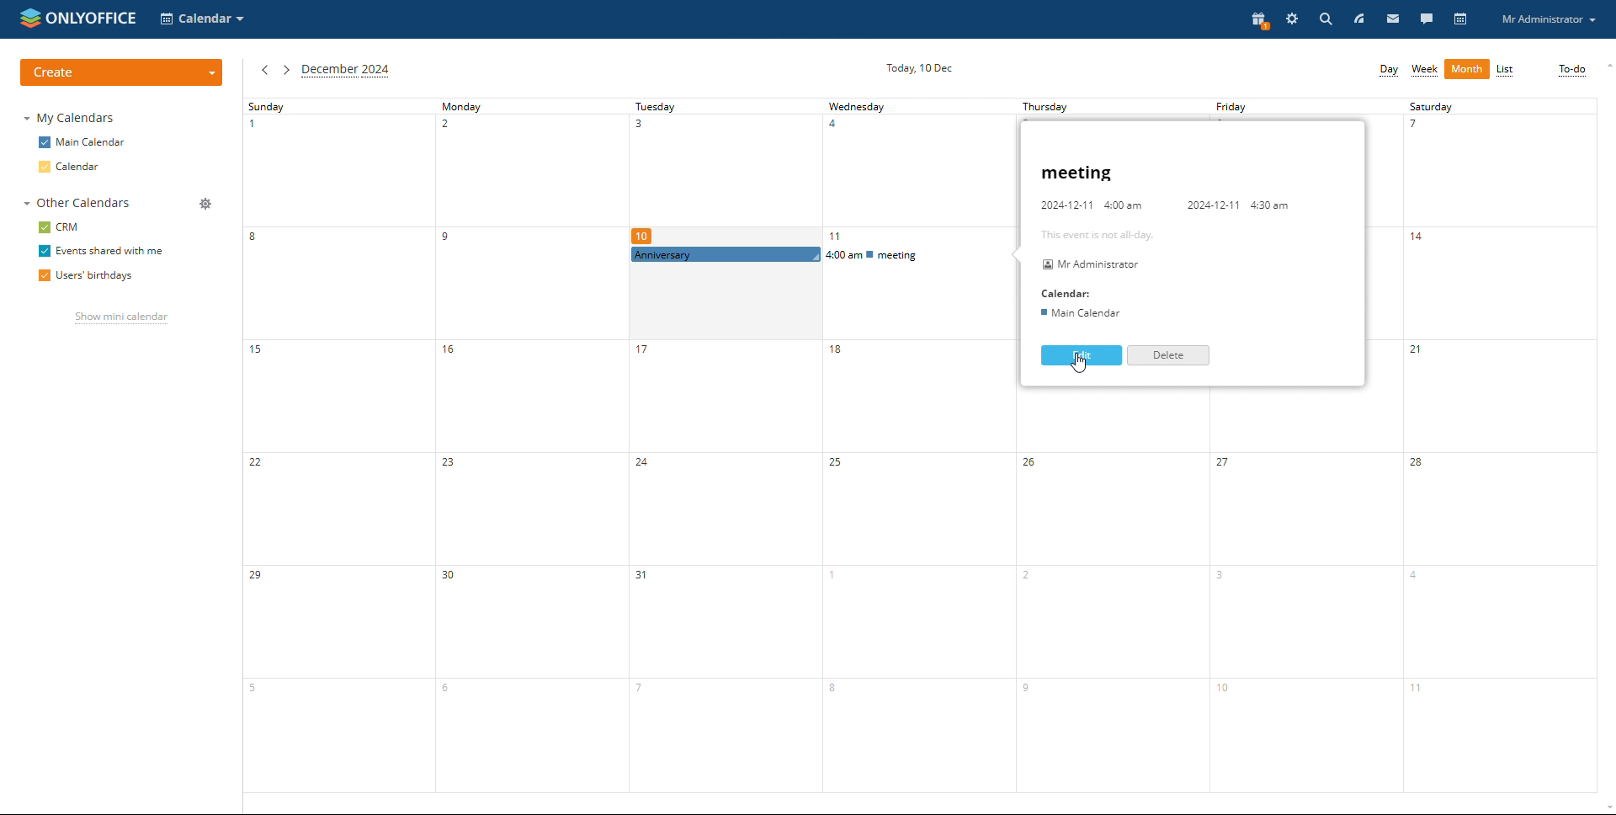 The height and width of the screenshot is (815, 1616). I want to click on select application, so click(204, 19).